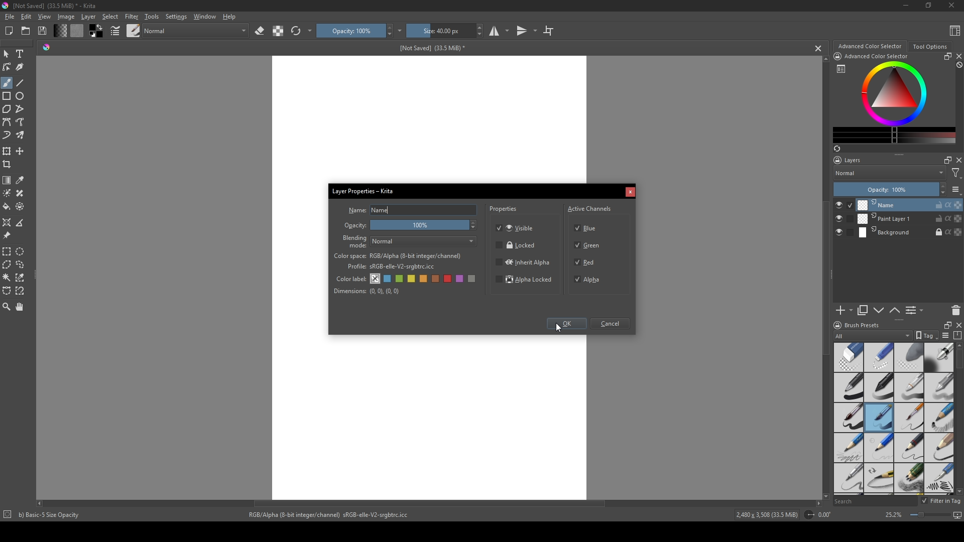 The image size is (964, 542). Describe the element at coordinates (7, 306) in the screenshot. I see `zoom` at that location.